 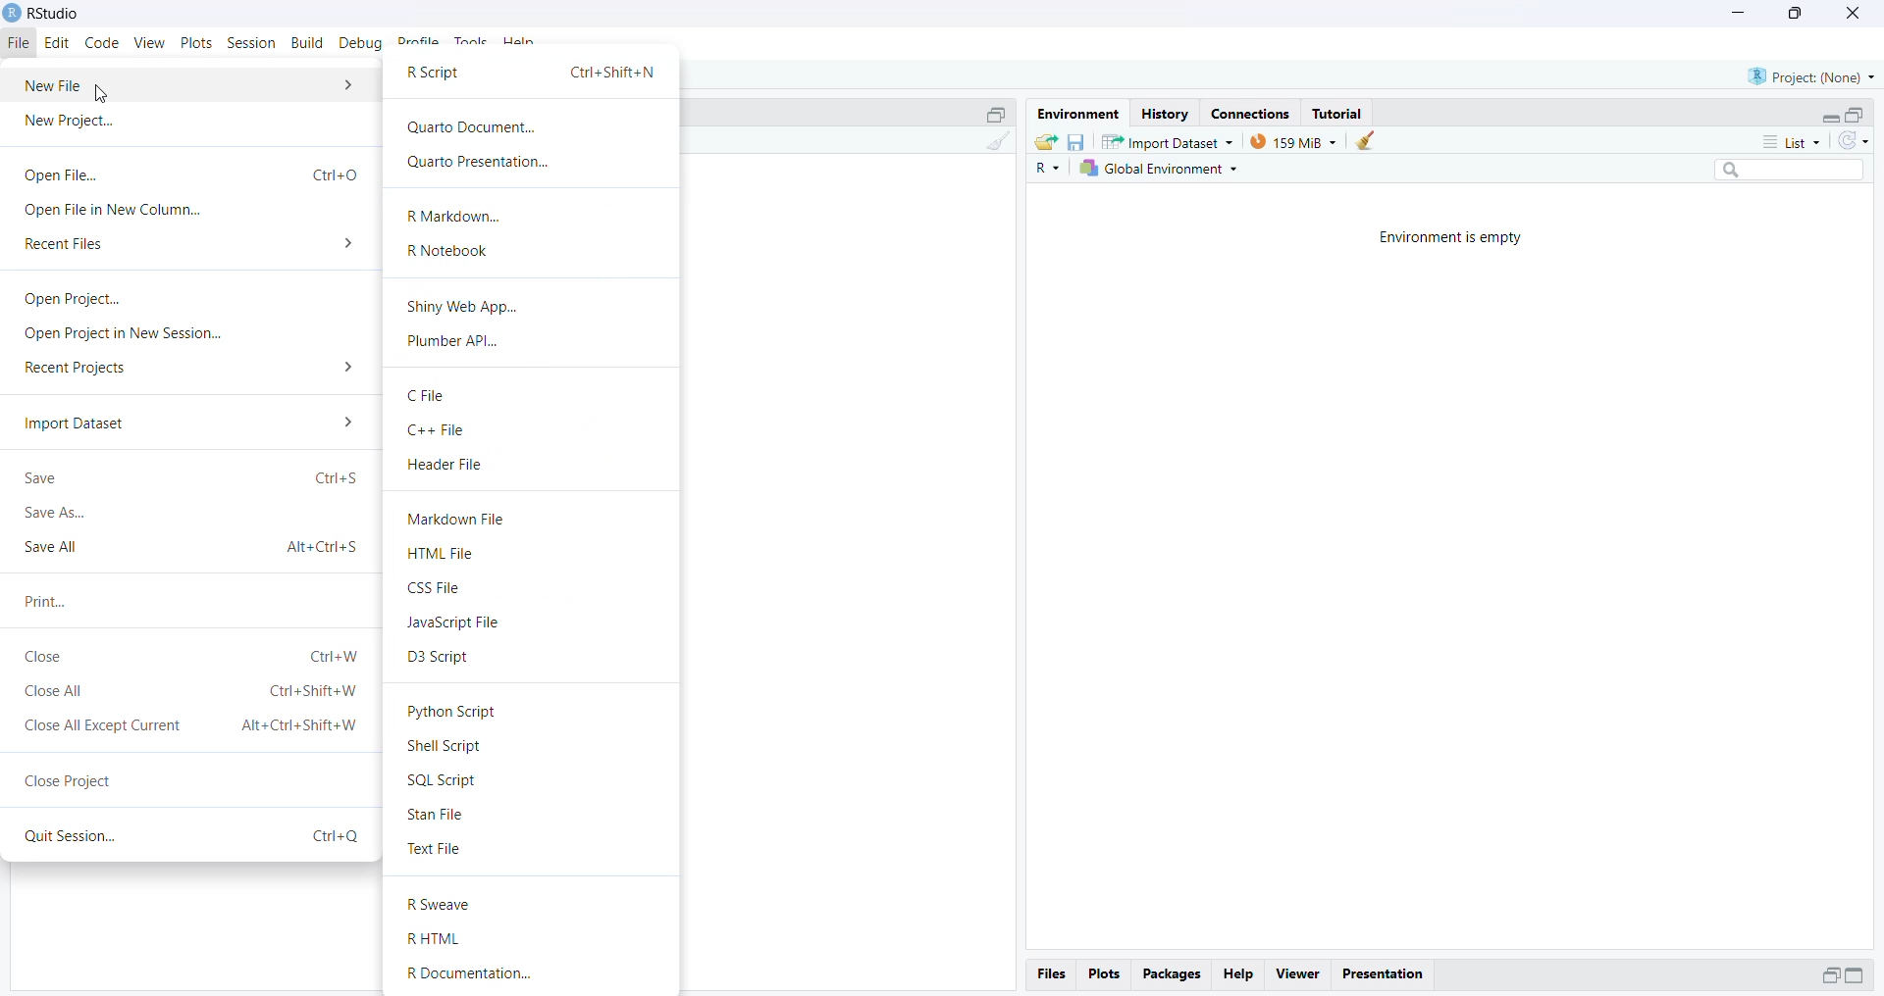 I want to click on search, so click(x=1782, y=173).